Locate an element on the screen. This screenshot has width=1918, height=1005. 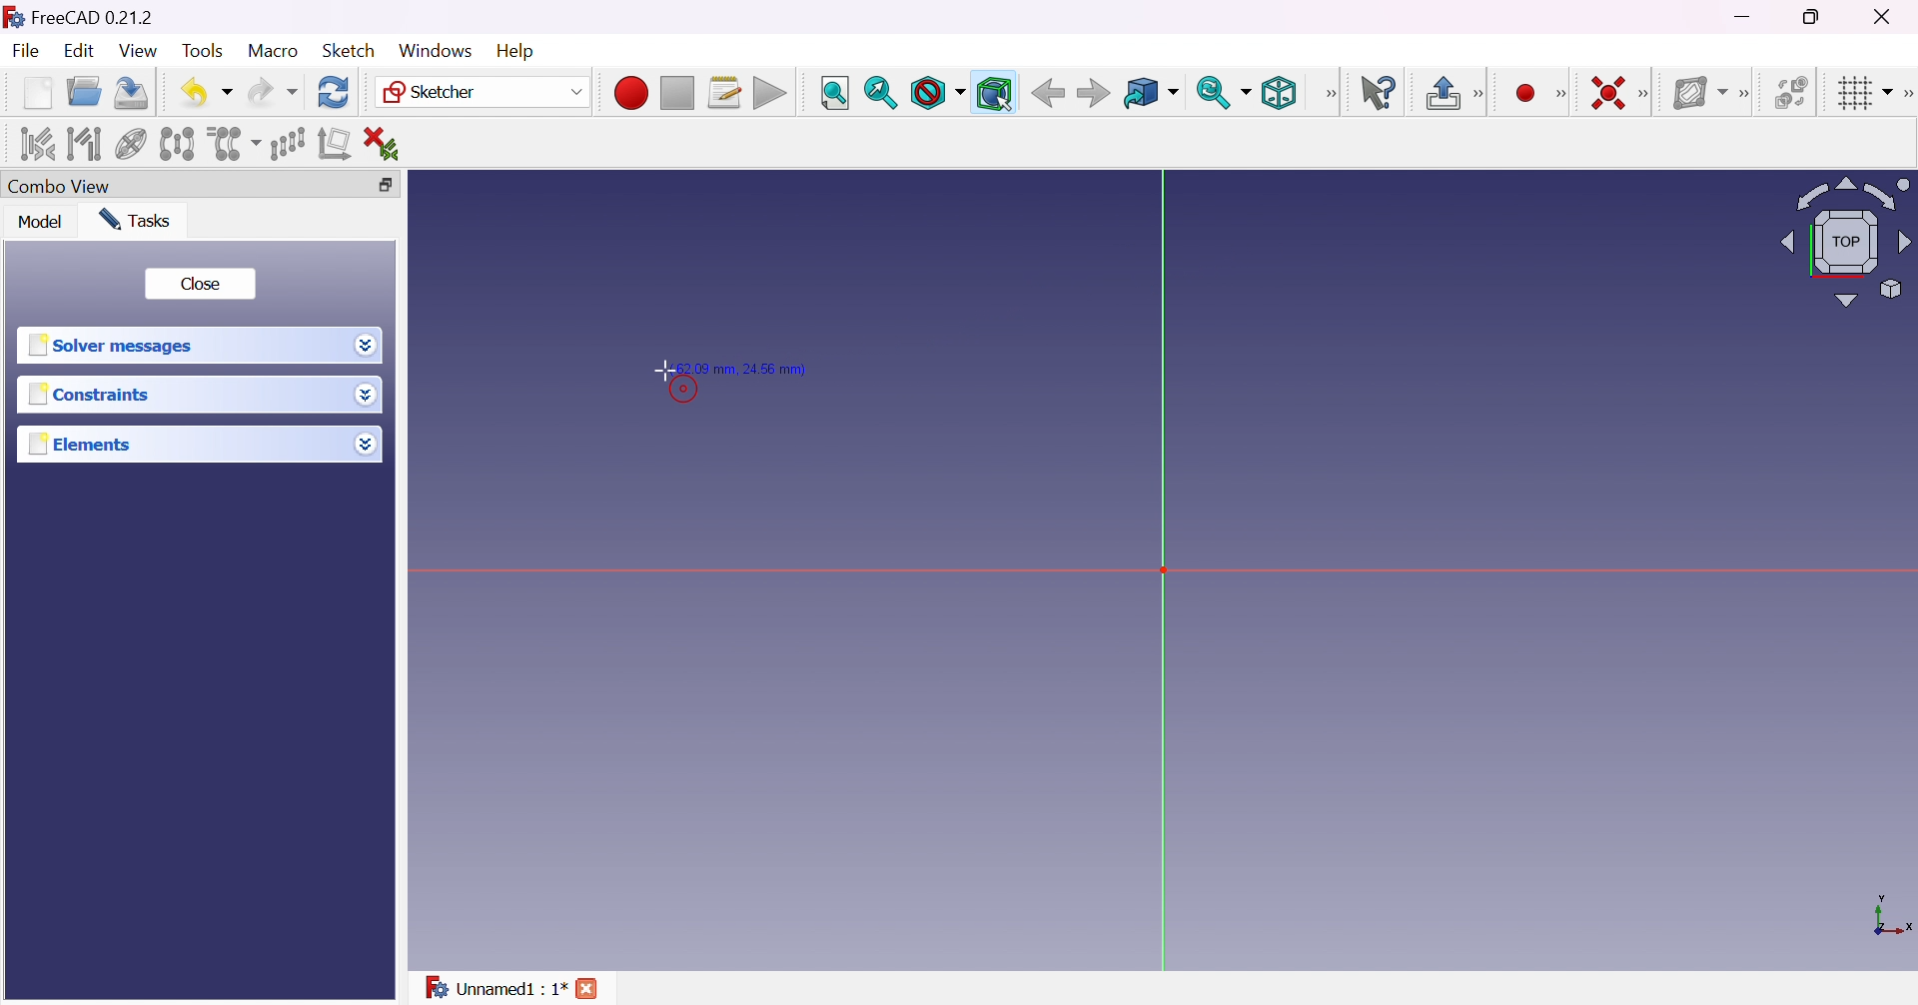
Clone is located at coordinates (232, 142).